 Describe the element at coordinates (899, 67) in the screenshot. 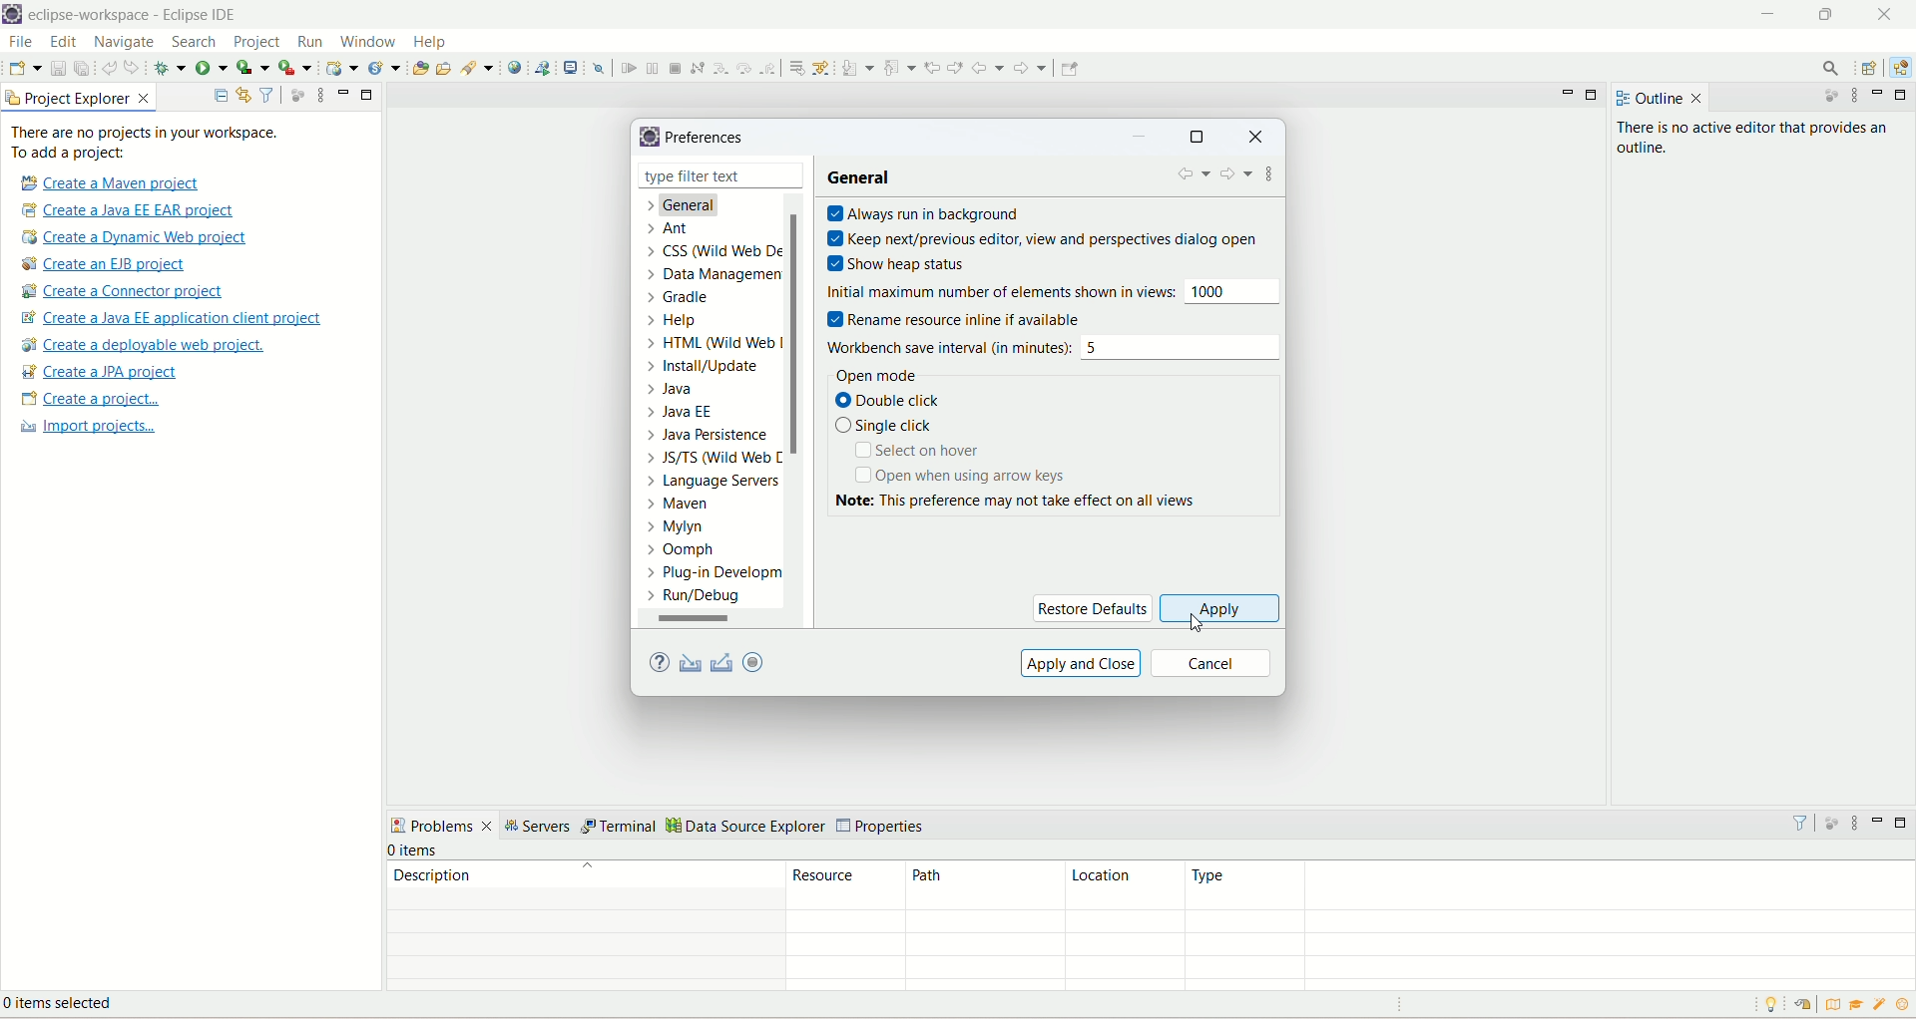

I see `previous annotation` at that location.